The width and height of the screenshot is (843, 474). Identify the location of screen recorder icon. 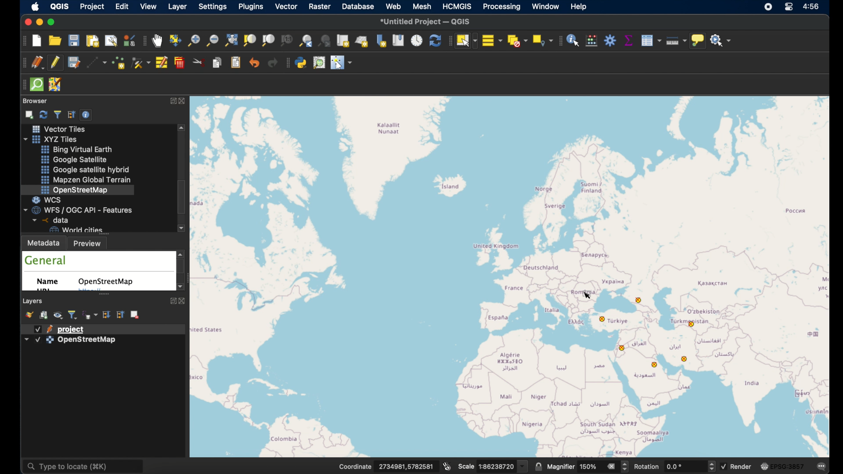
(768, 7).